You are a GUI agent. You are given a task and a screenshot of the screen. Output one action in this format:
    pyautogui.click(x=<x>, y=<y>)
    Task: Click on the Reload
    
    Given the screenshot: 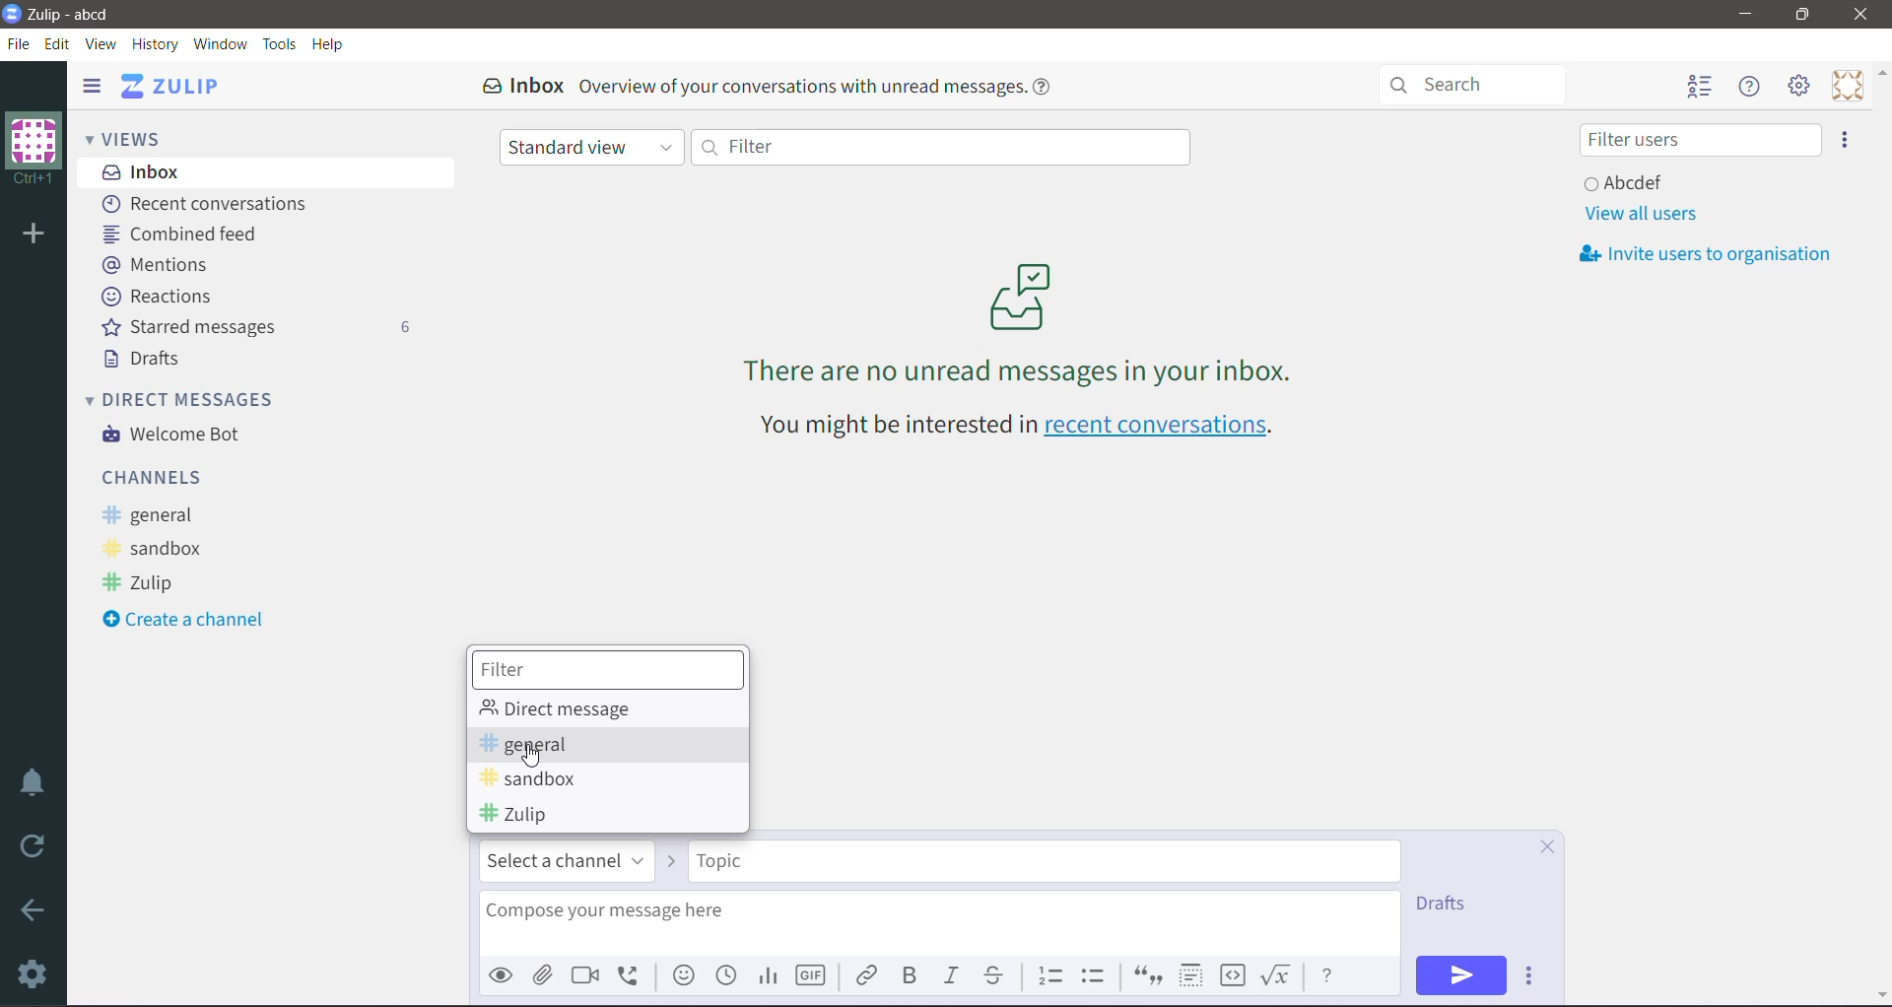 What is the action you would take?
    pyautogui.click(x=36, y=846)
    